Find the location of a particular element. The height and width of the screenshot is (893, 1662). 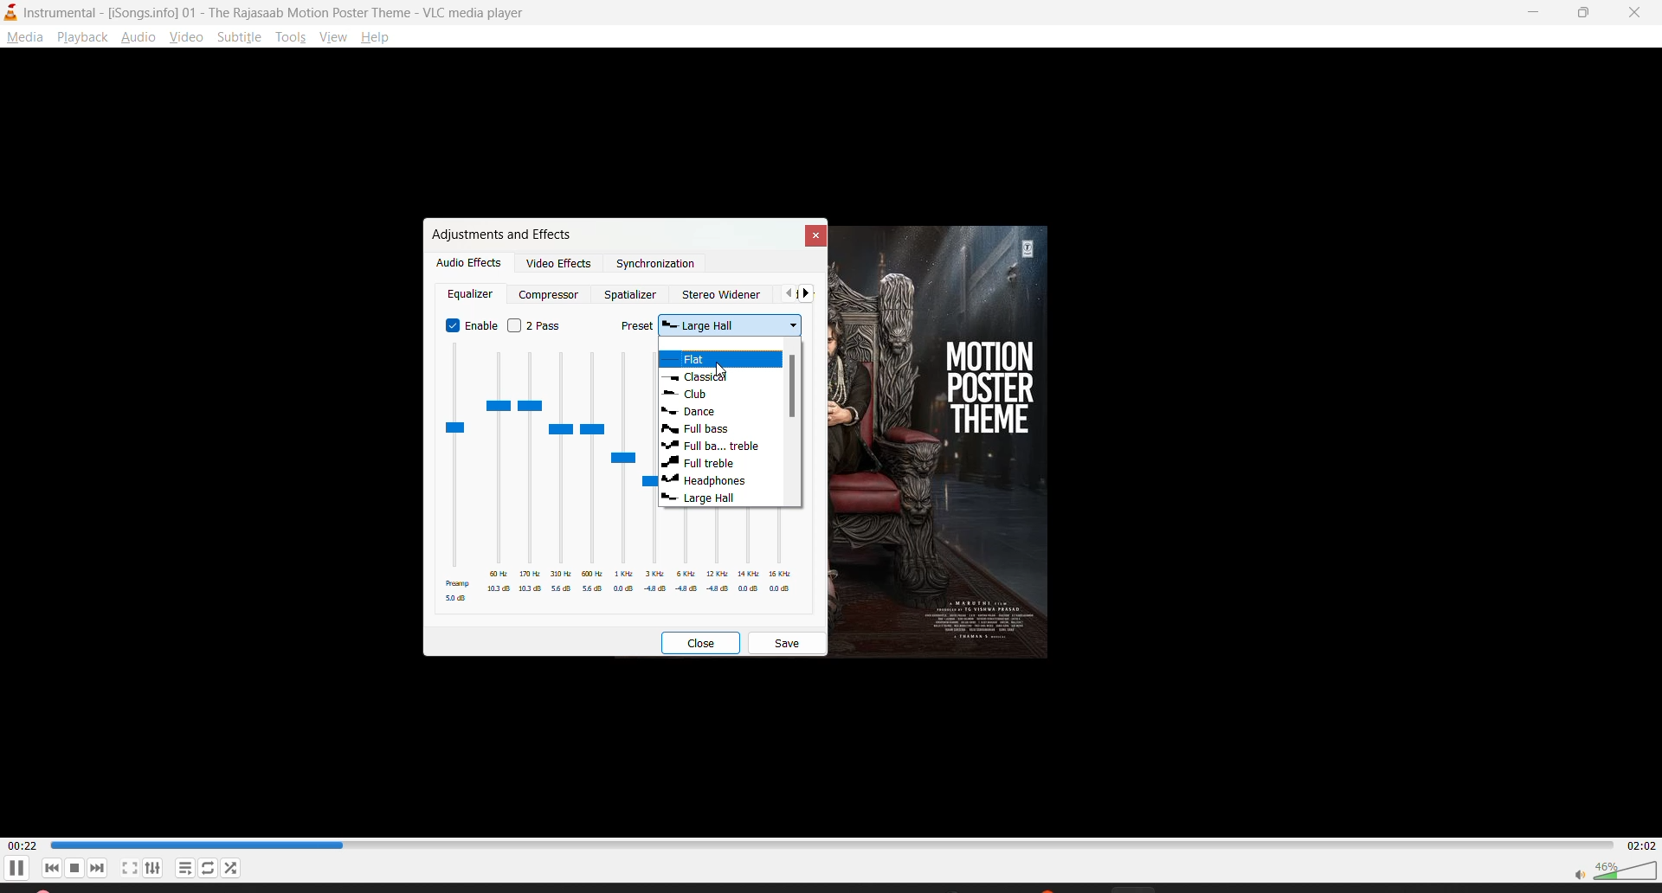

full bass is located at coordinates (700, 430).